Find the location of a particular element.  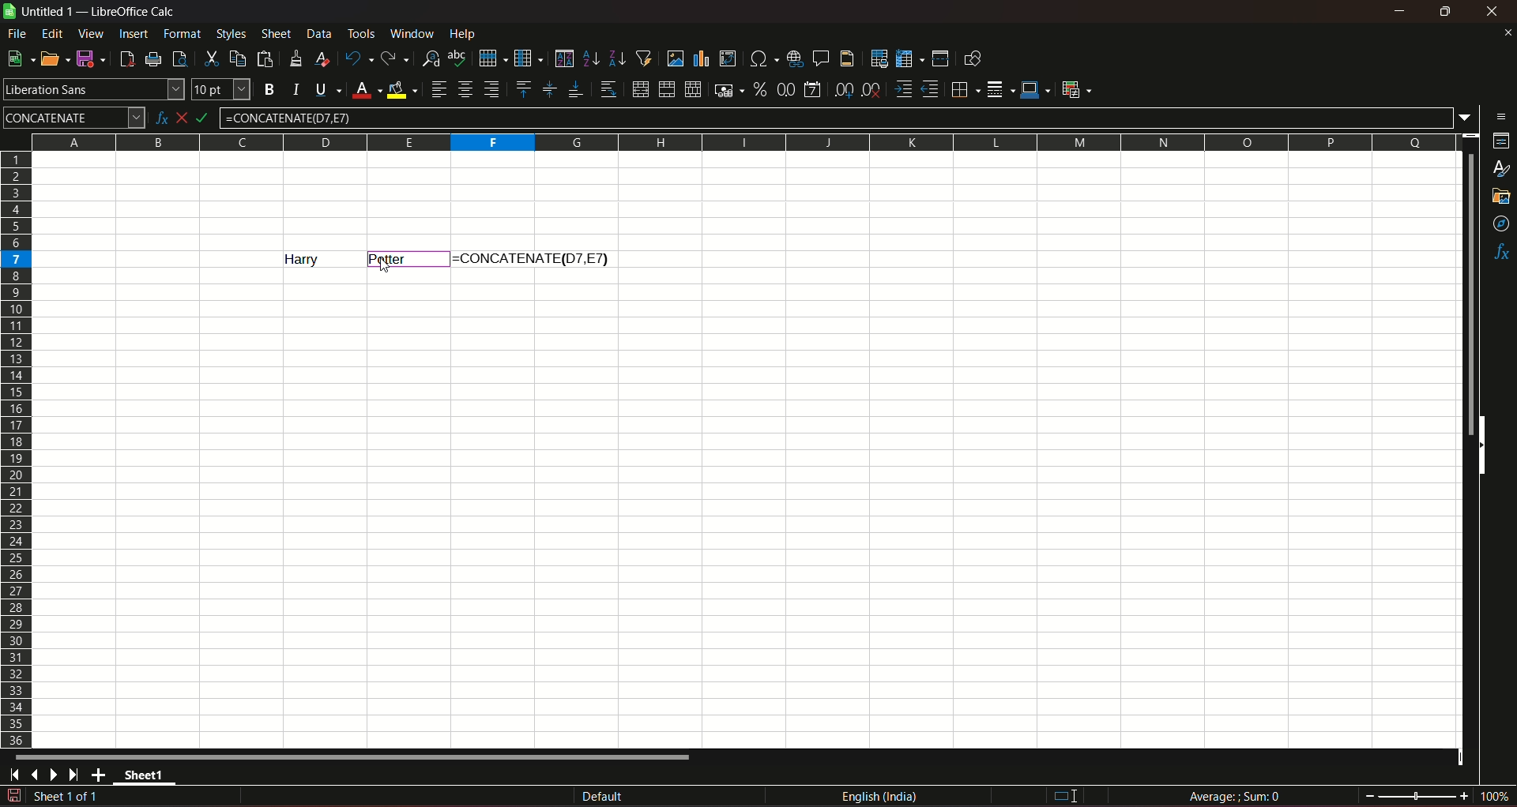

borders is located at coordinates (963, 89).